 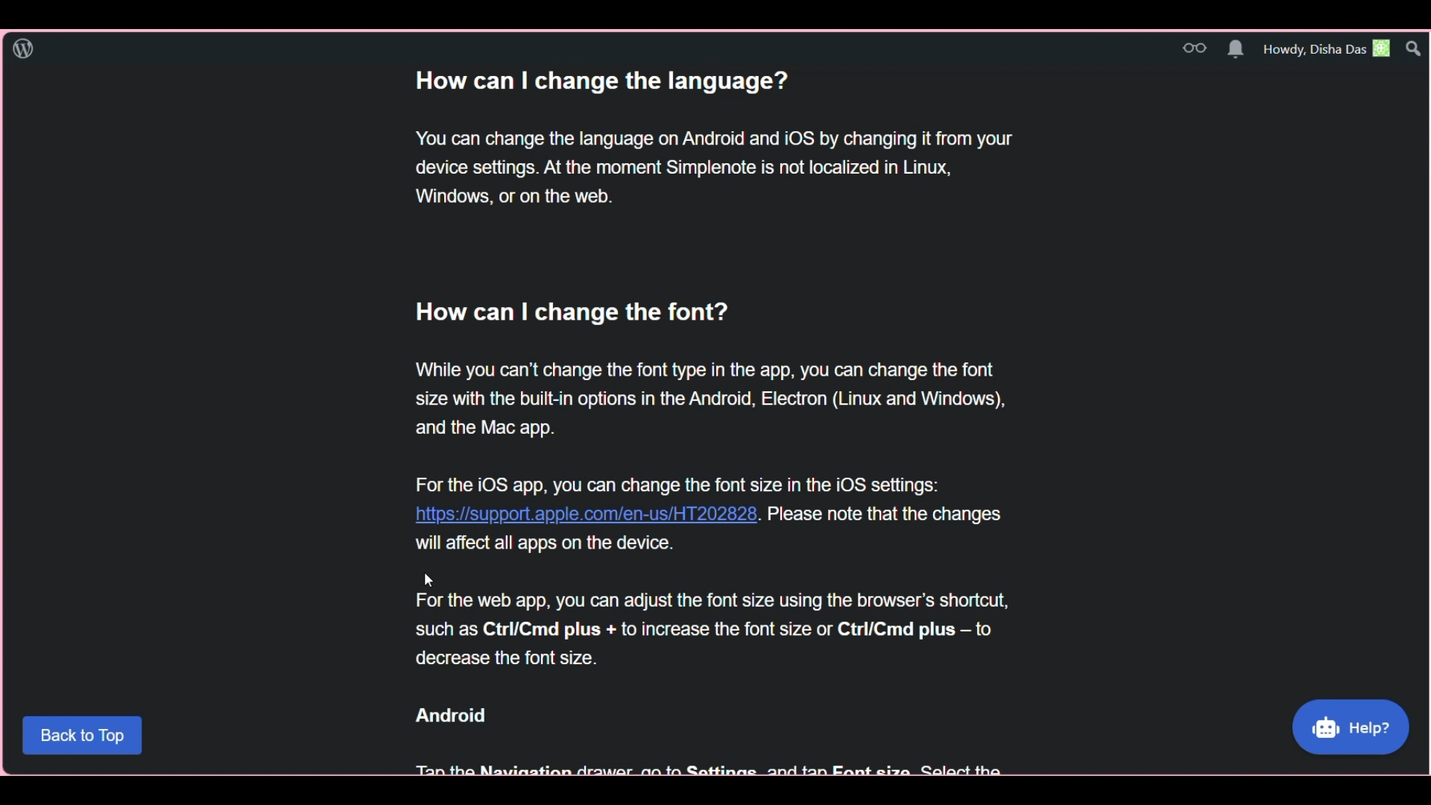 What do you see at coordinates (745, 635) in the screenshot?
I see `will affect all apps on the device.

rk
For the web app, you can adjust the font size using the browser's shortcut,
such as Ctrl/Cmd plus + to increase the font size or Ctrl/Cmd plus — to
decrease the font size.
Android` at bounding box center [745, 635].